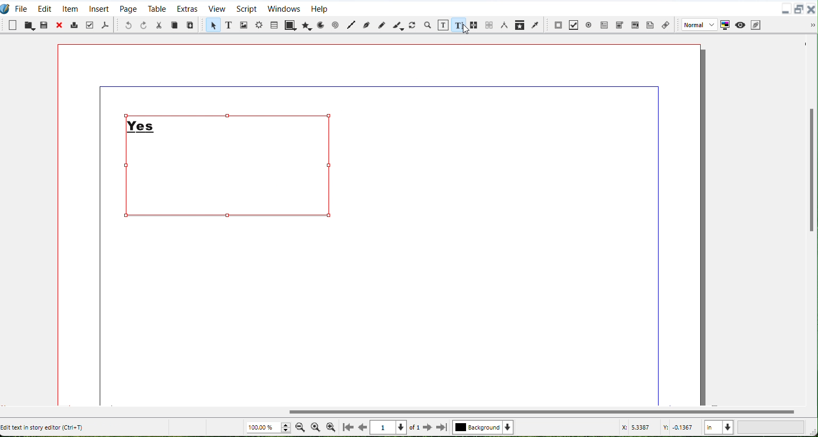  What do you see at coordinates (143, 25) in the screenshot?
I see `Redo` at bounding box center [143, 25].